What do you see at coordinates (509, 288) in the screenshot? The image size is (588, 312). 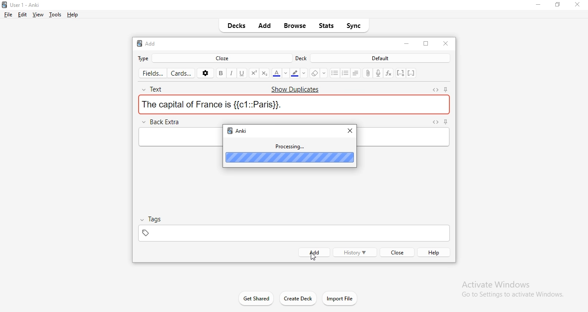 I see `Activate Windows Go to Settings to activate Windows.` at bounding box center [509, 288].